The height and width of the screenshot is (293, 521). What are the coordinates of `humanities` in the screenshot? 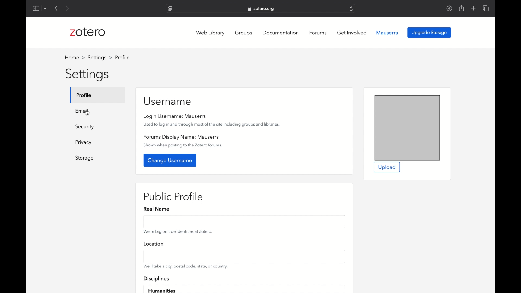 It's located at (162, 290).